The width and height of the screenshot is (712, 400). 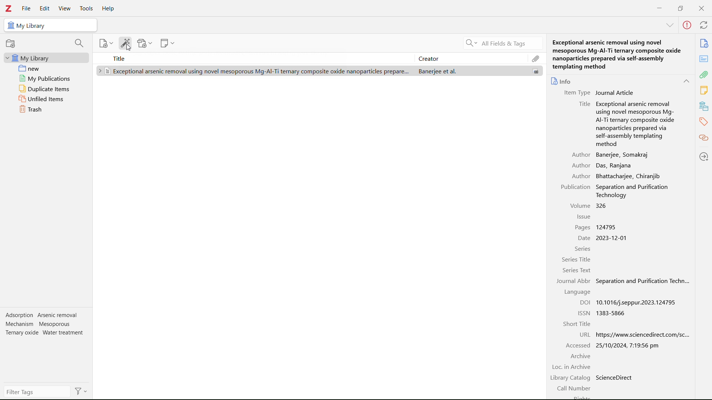 What do you see at coordinates (65, 9) in the screenshot?
I see `view` at bounding box center [65, 9].